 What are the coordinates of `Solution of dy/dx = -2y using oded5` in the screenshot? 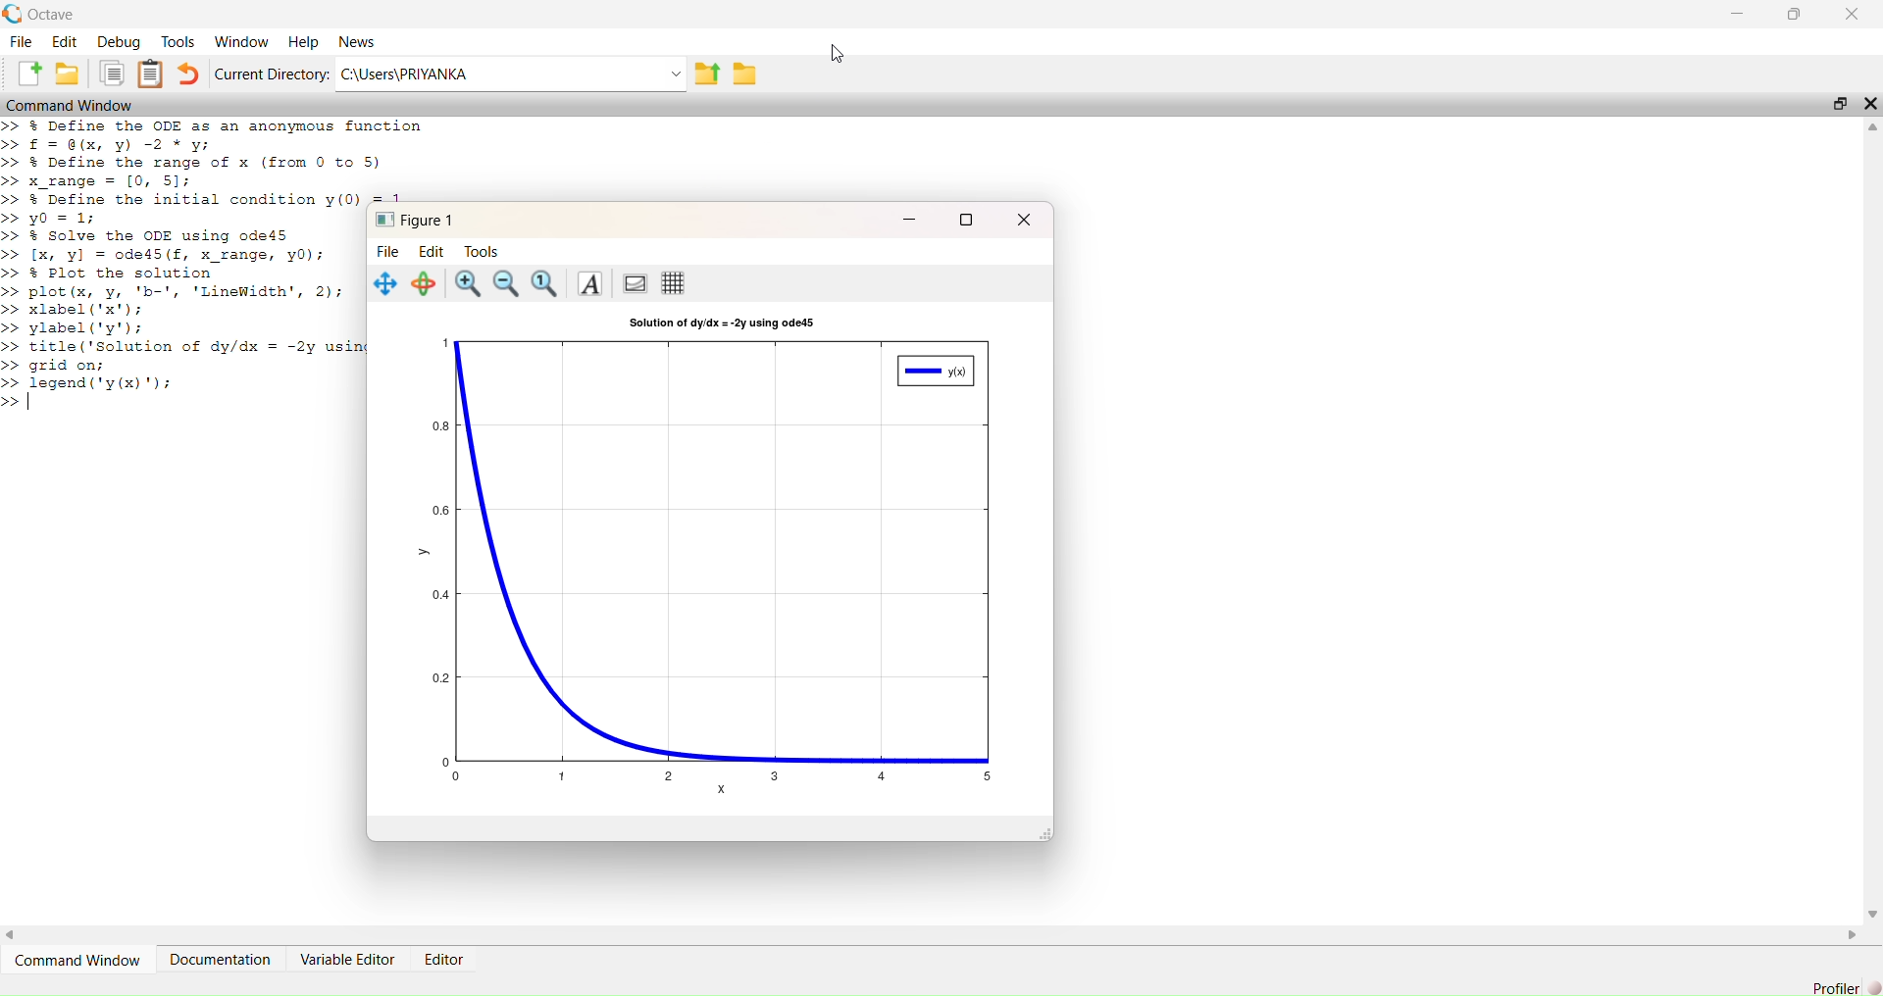 It's located at (721, 323).